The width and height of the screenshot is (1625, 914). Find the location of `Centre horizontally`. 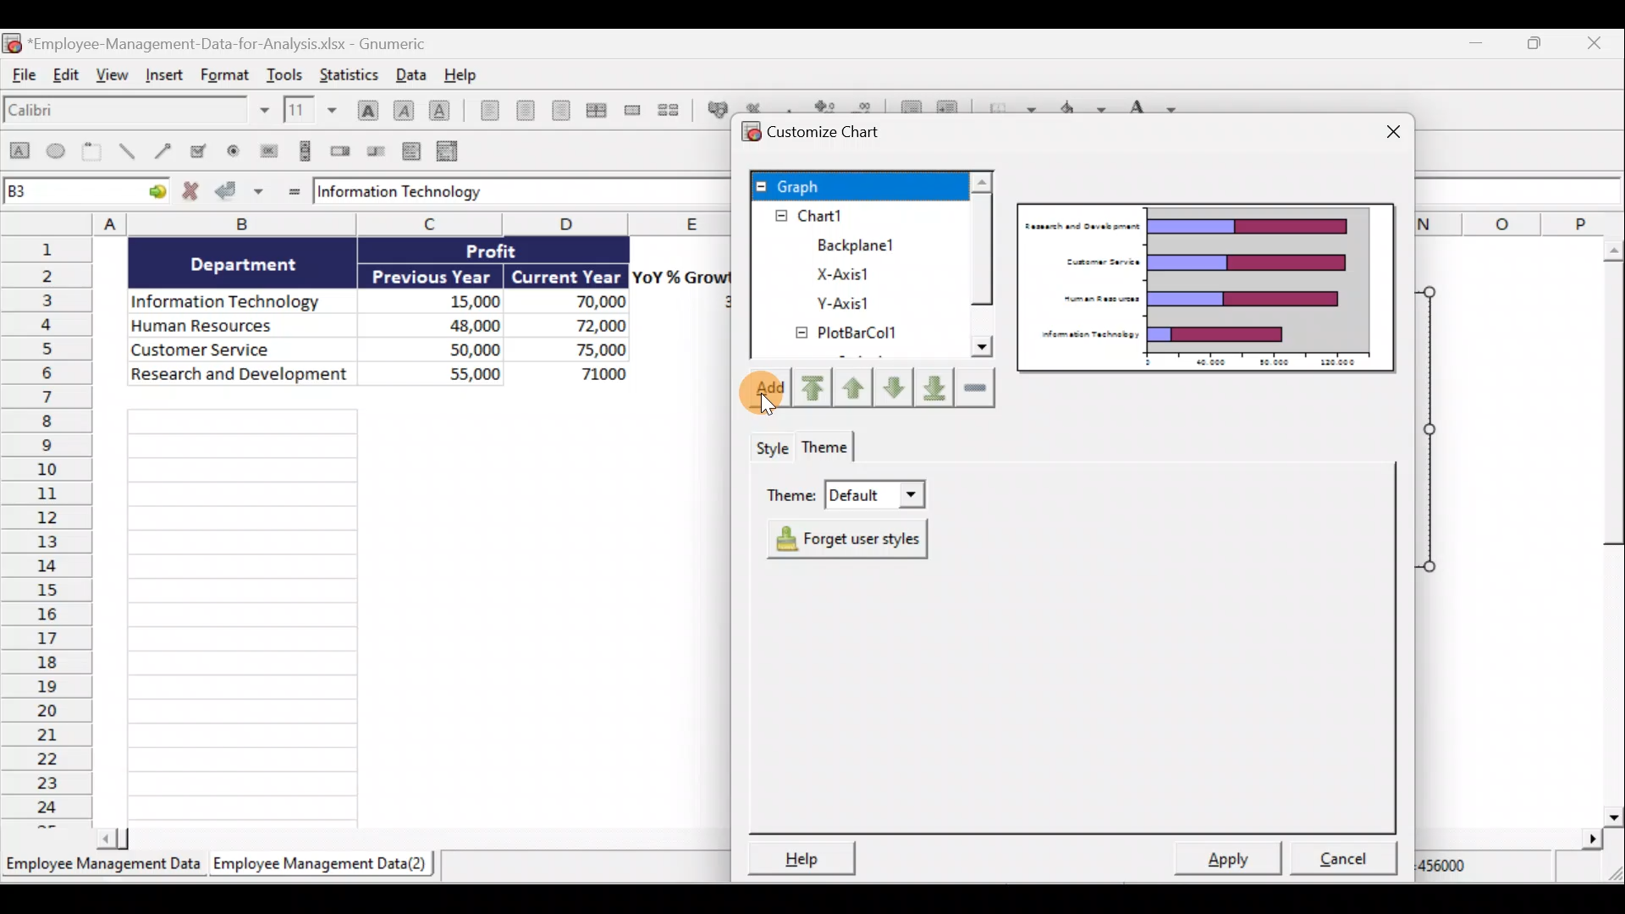

Centre horizontally is located at coordinates (521, 110).